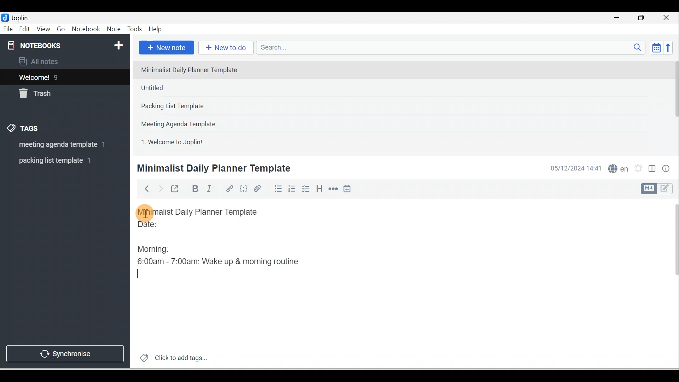 Image resolution: width=679 pixels, height=382 pixels. What do you see at coordinates (158, 247) in the screenshot?
I see `Morning:` at bounding box center [158, 247].